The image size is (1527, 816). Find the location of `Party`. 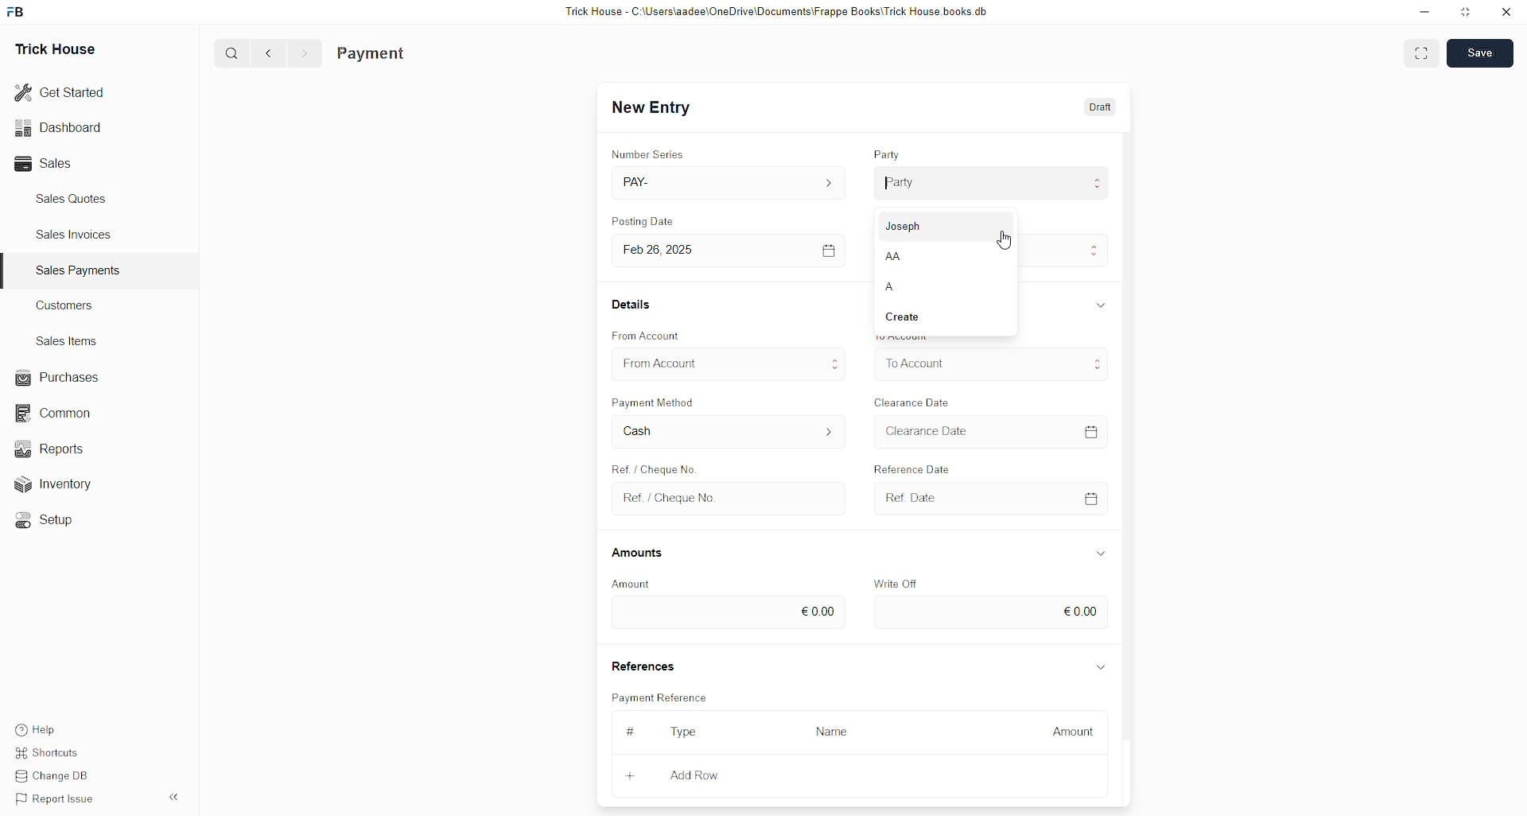

Party is located at coordinates (887, 153).